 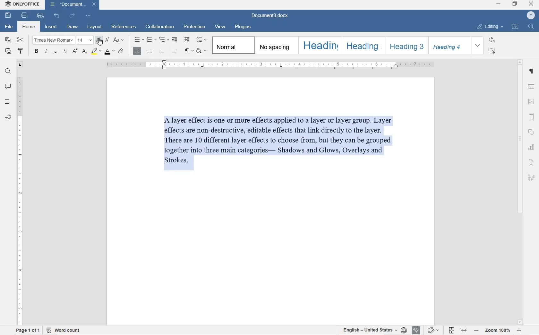 What do you see at coordinates (491, 27) in the screenshot?
I see `EDITING` at bounding box center [491, 27].